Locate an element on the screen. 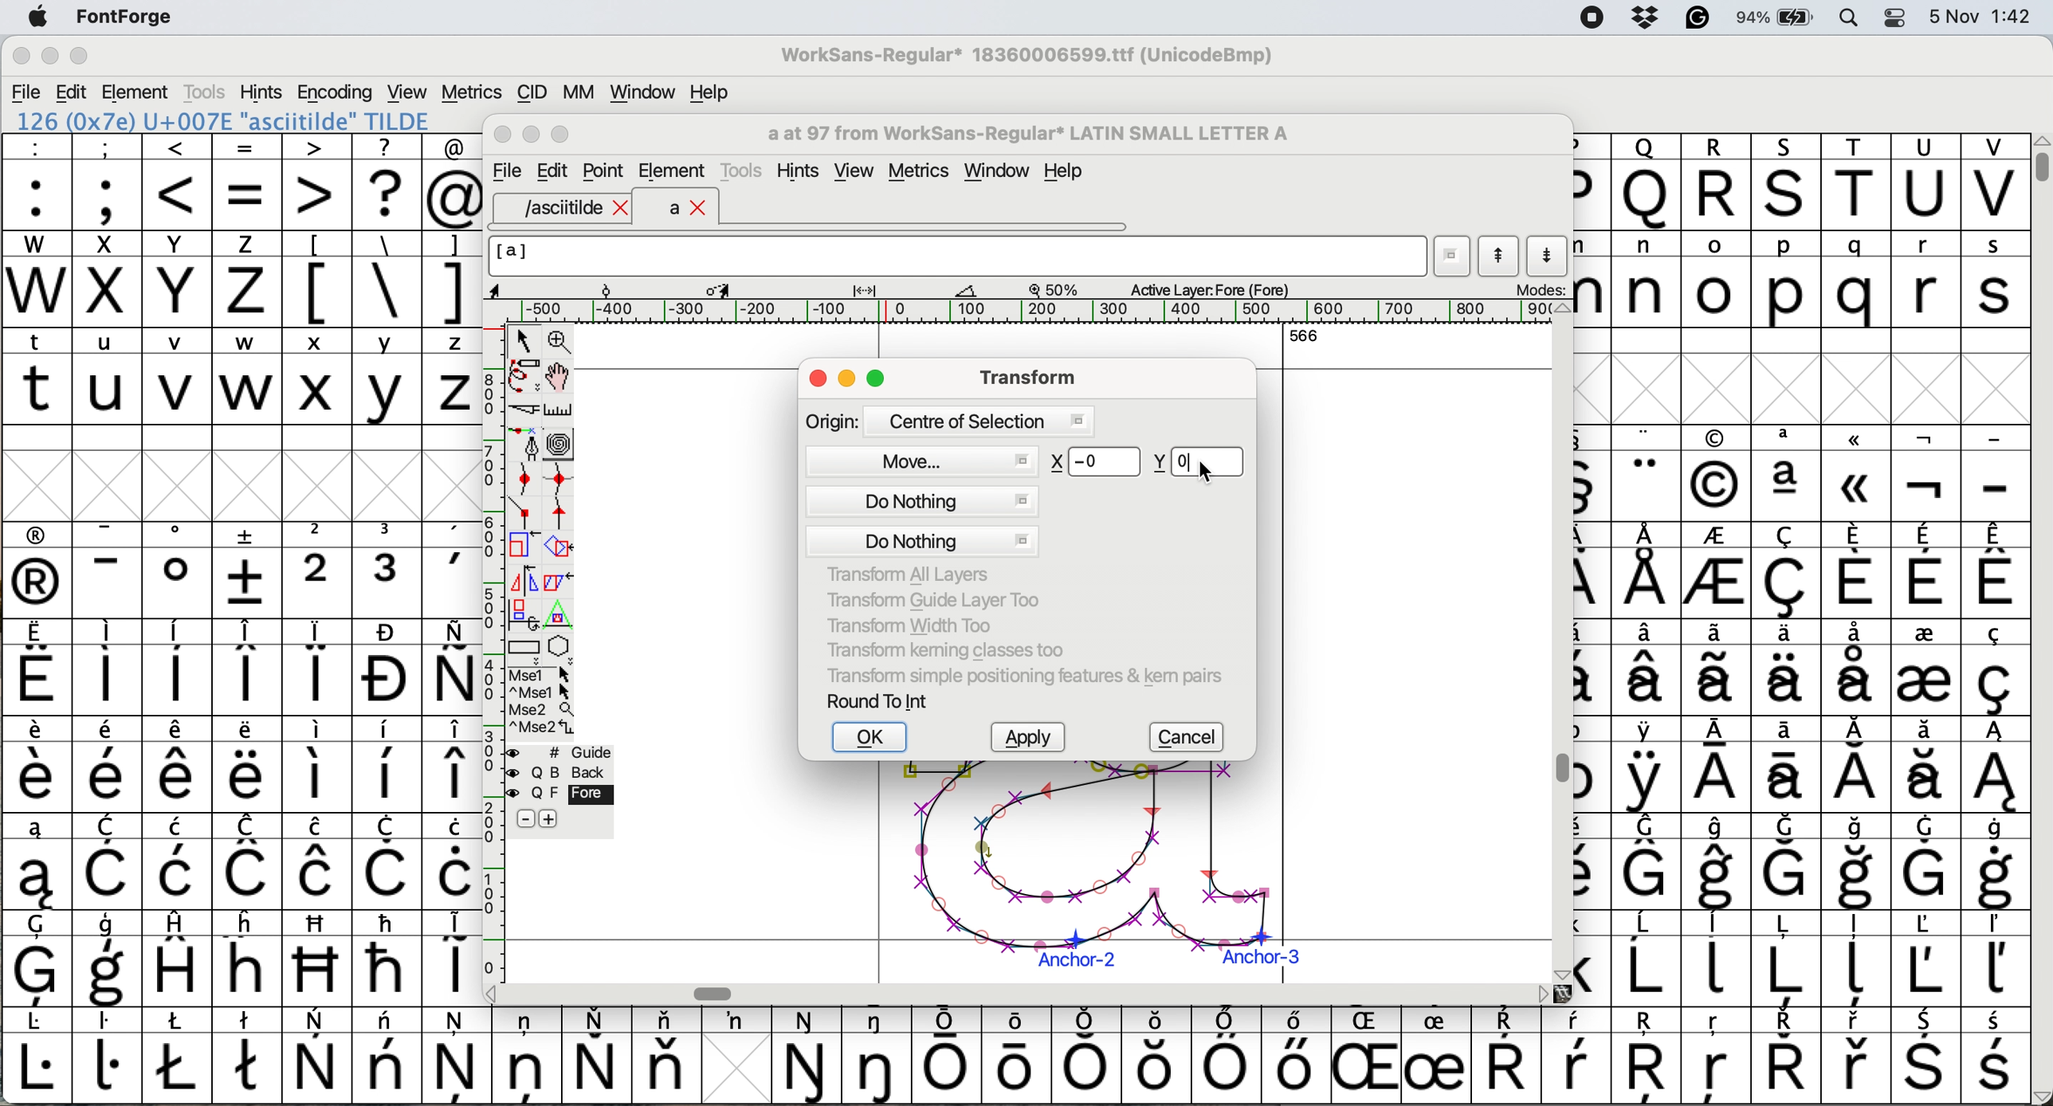 The width and height of the screenshot is (2053, 1106). symbol is located at coordinates (37, 1057).